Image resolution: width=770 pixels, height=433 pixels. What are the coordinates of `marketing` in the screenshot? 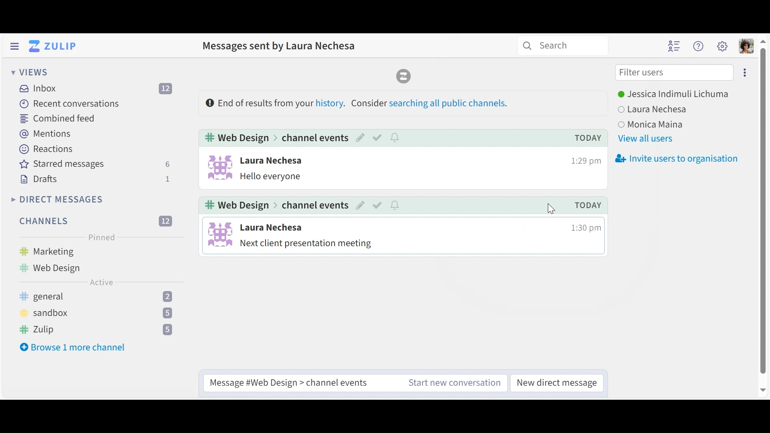 It's located at (62, 252).